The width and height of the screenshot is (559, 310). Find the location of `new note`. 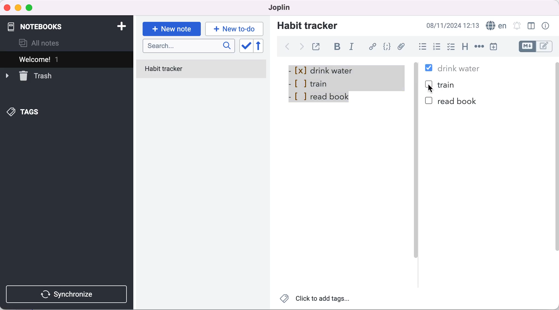

new note is located at coordinates (171, 29).